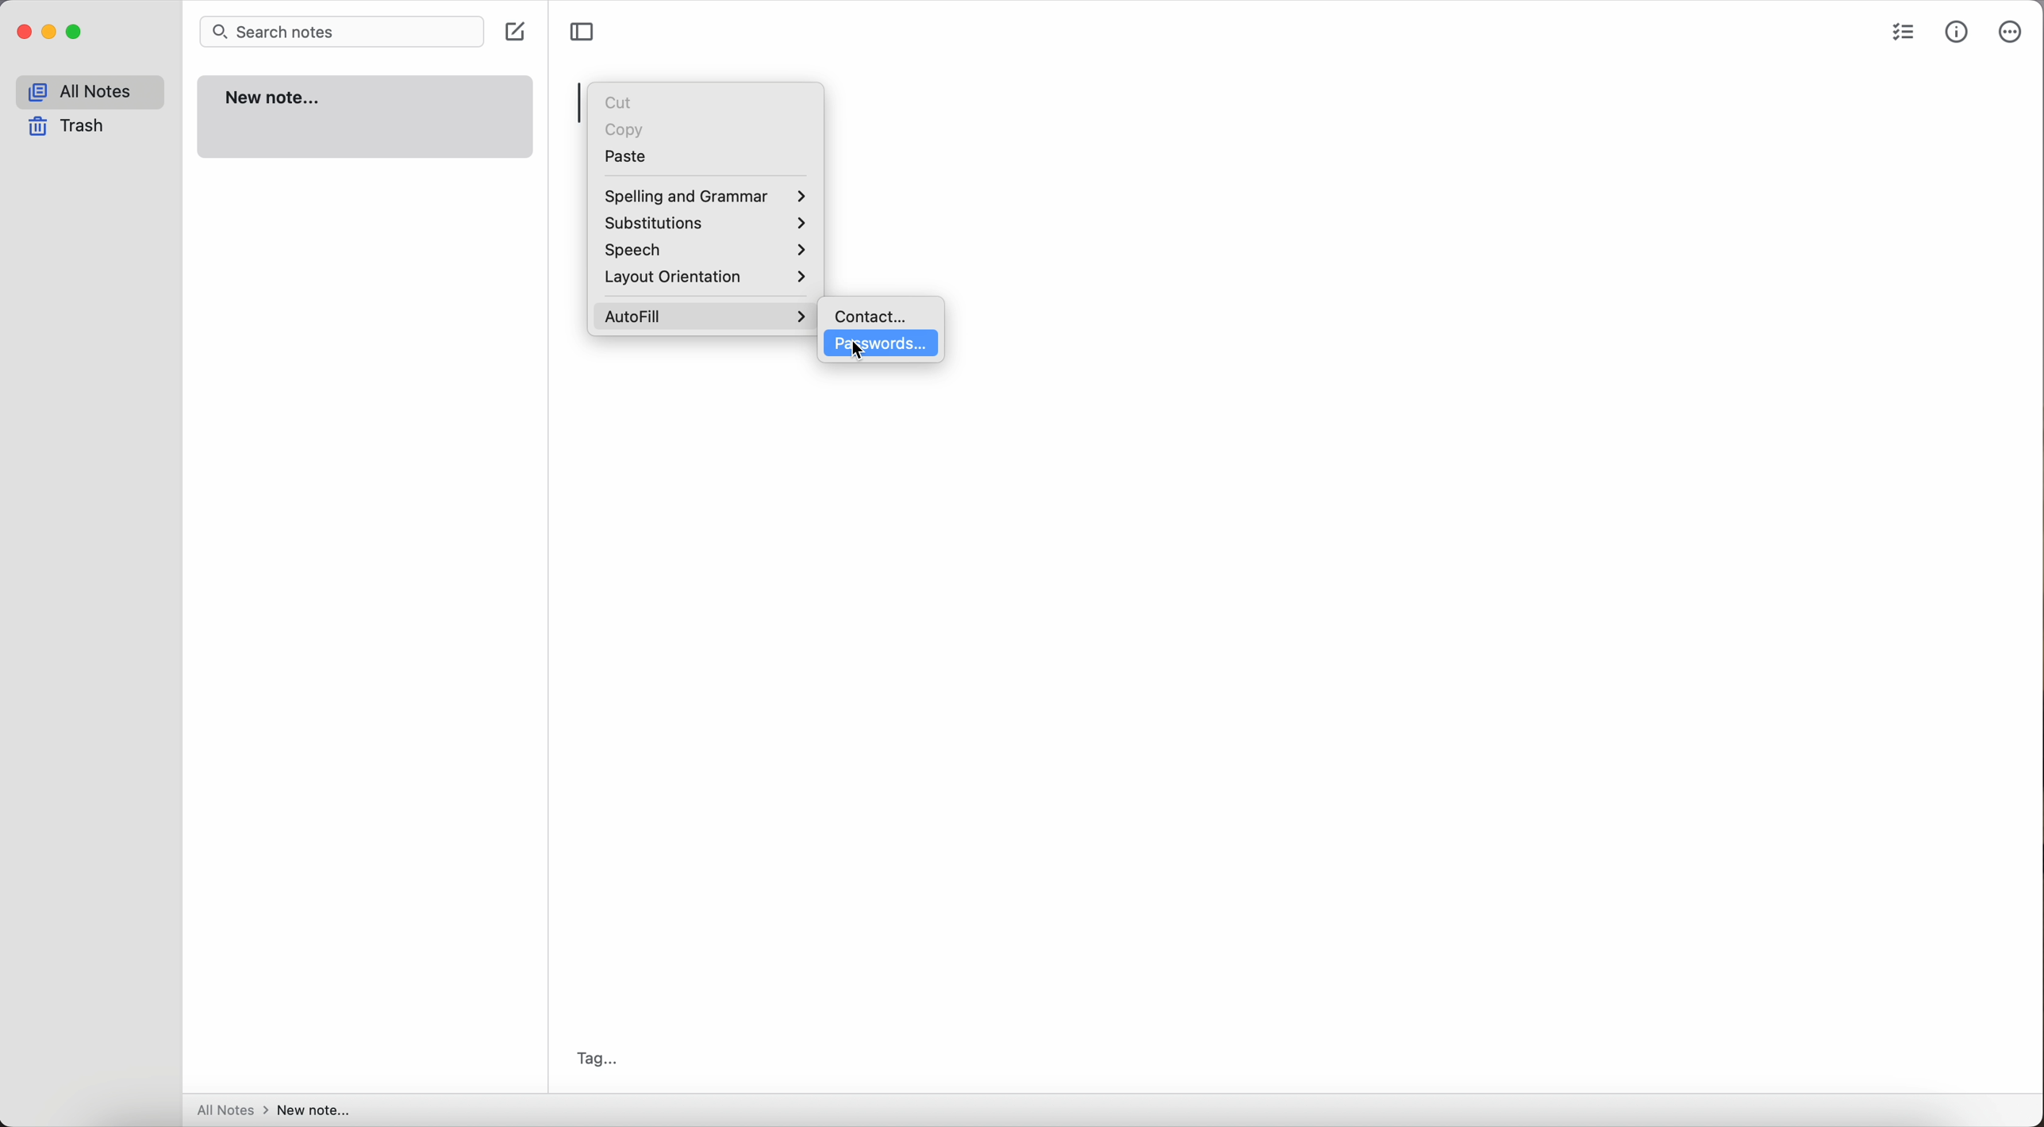  I want to click on close Simplenote, so click(23, 33).